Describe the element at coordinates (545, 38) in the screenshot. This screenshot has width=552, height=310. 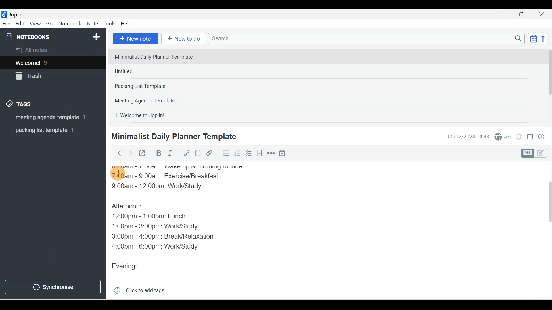
I see `Reverse sort` at that location.